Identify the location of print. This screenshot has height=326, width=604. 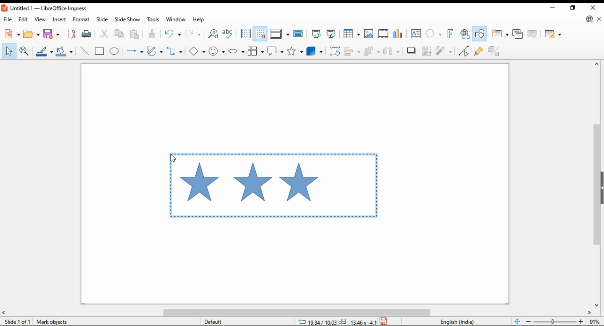
(86, 34).